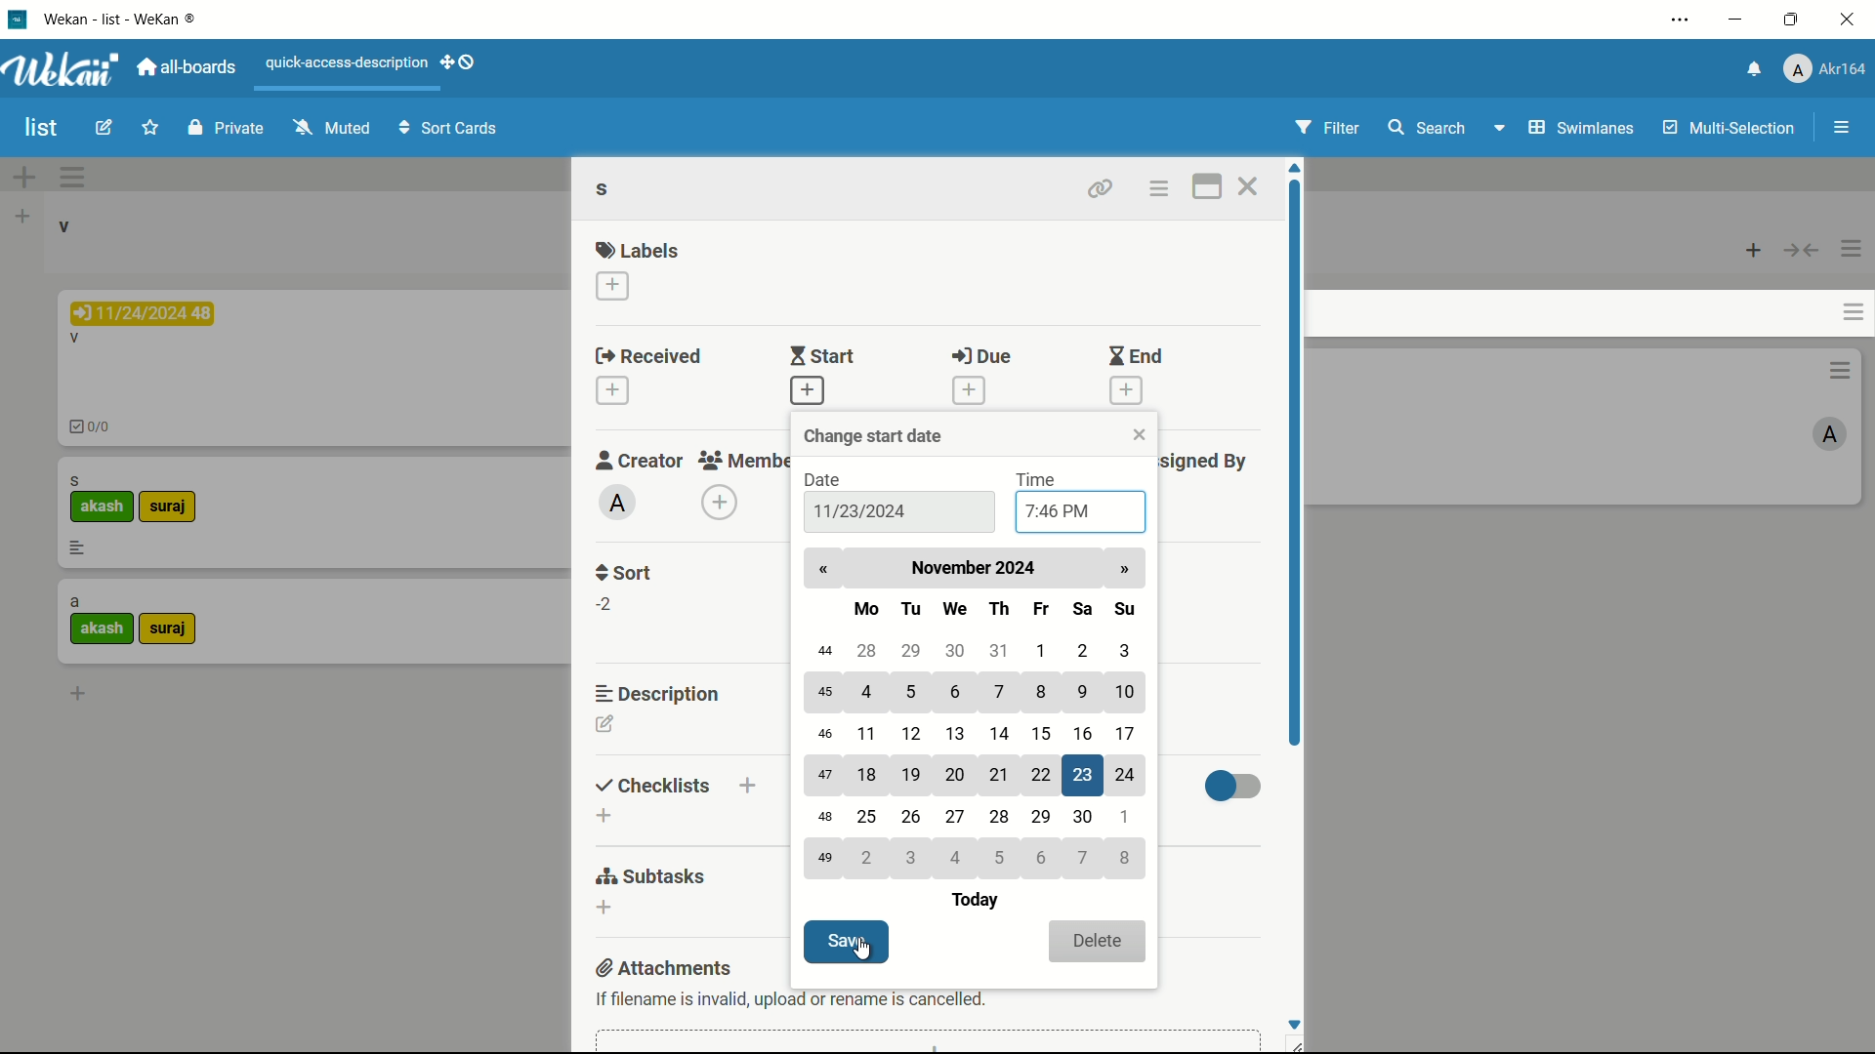 This screenshot has height=1054, width=1875. I want to click on due date, so click(143, 313).